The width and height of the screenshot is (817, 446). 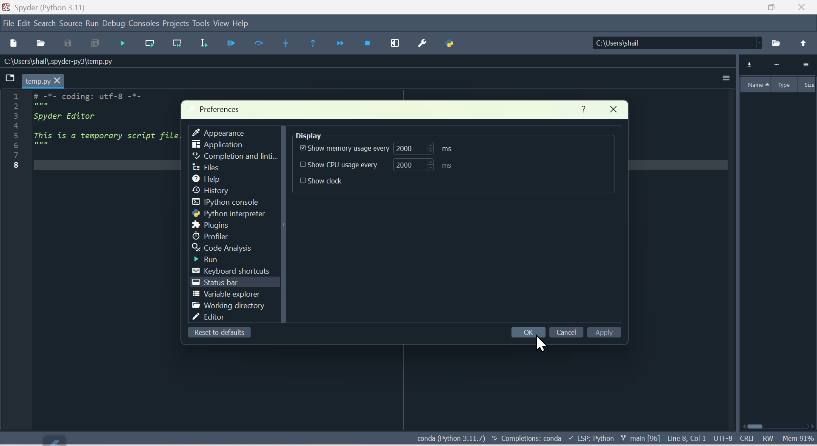 What do you see at coordinates (325, 182) in the screenshot?
I see `show Dock` at bounding box center [325, 182].